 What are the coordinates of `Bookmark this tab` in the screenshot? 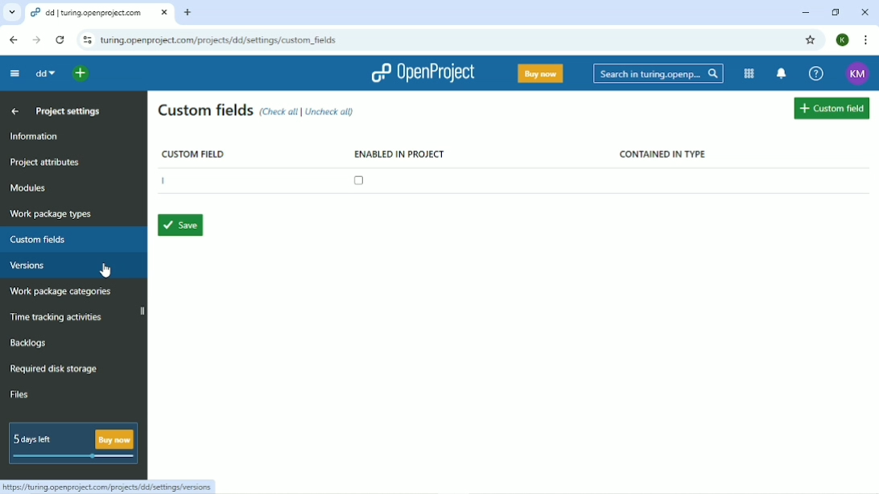 It's located at (811, 39).